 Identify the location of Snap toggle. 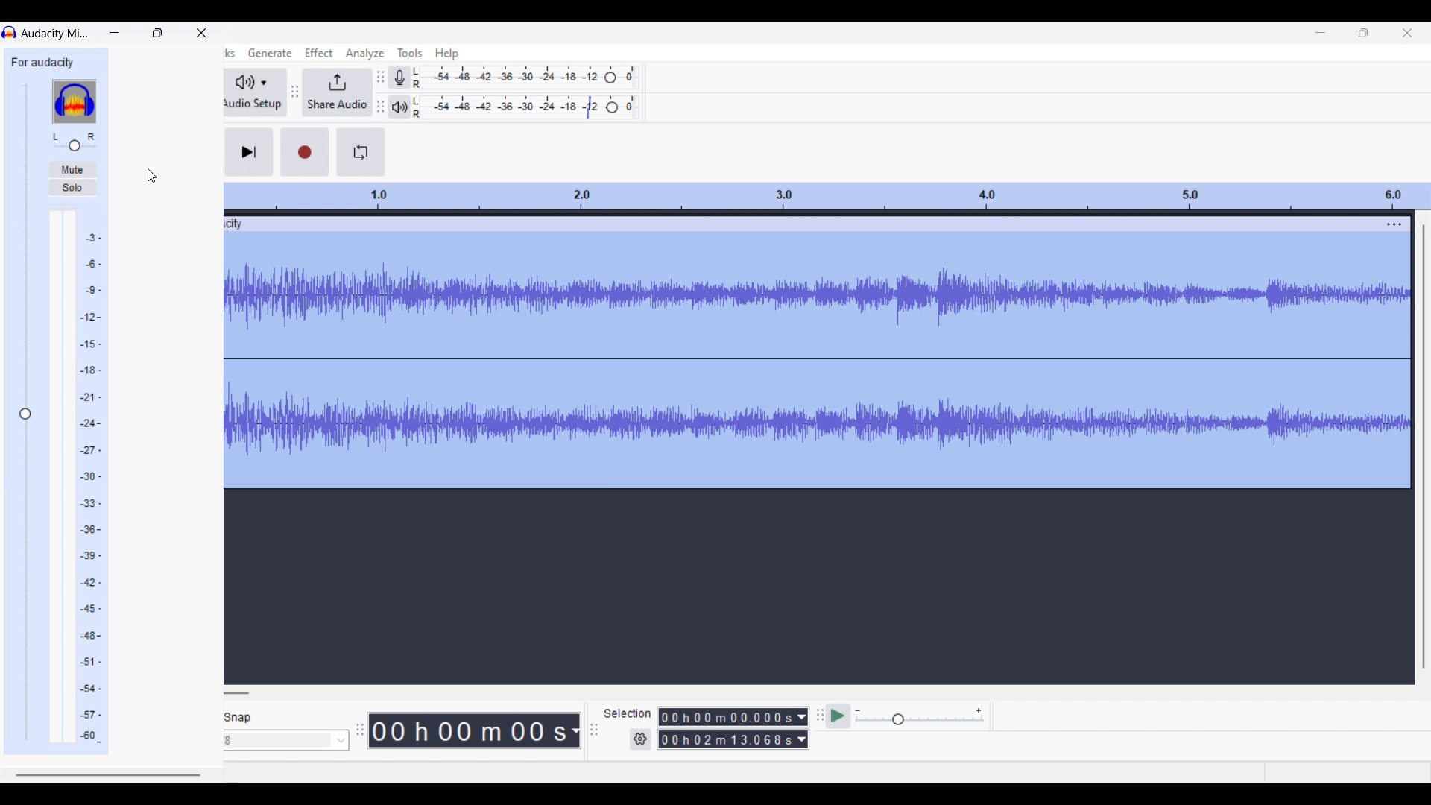
(238, 717).